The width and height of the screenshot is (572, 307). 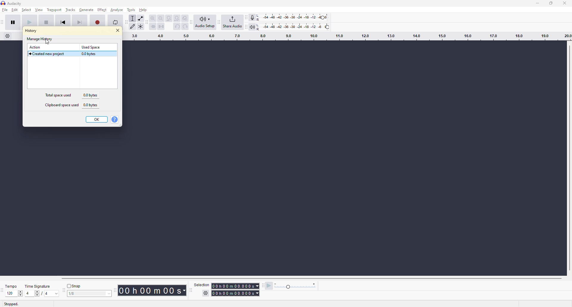 What do you see at coordinates (199, 286) in the screenshot?
I see `selection` at bounding box center [199, 286].